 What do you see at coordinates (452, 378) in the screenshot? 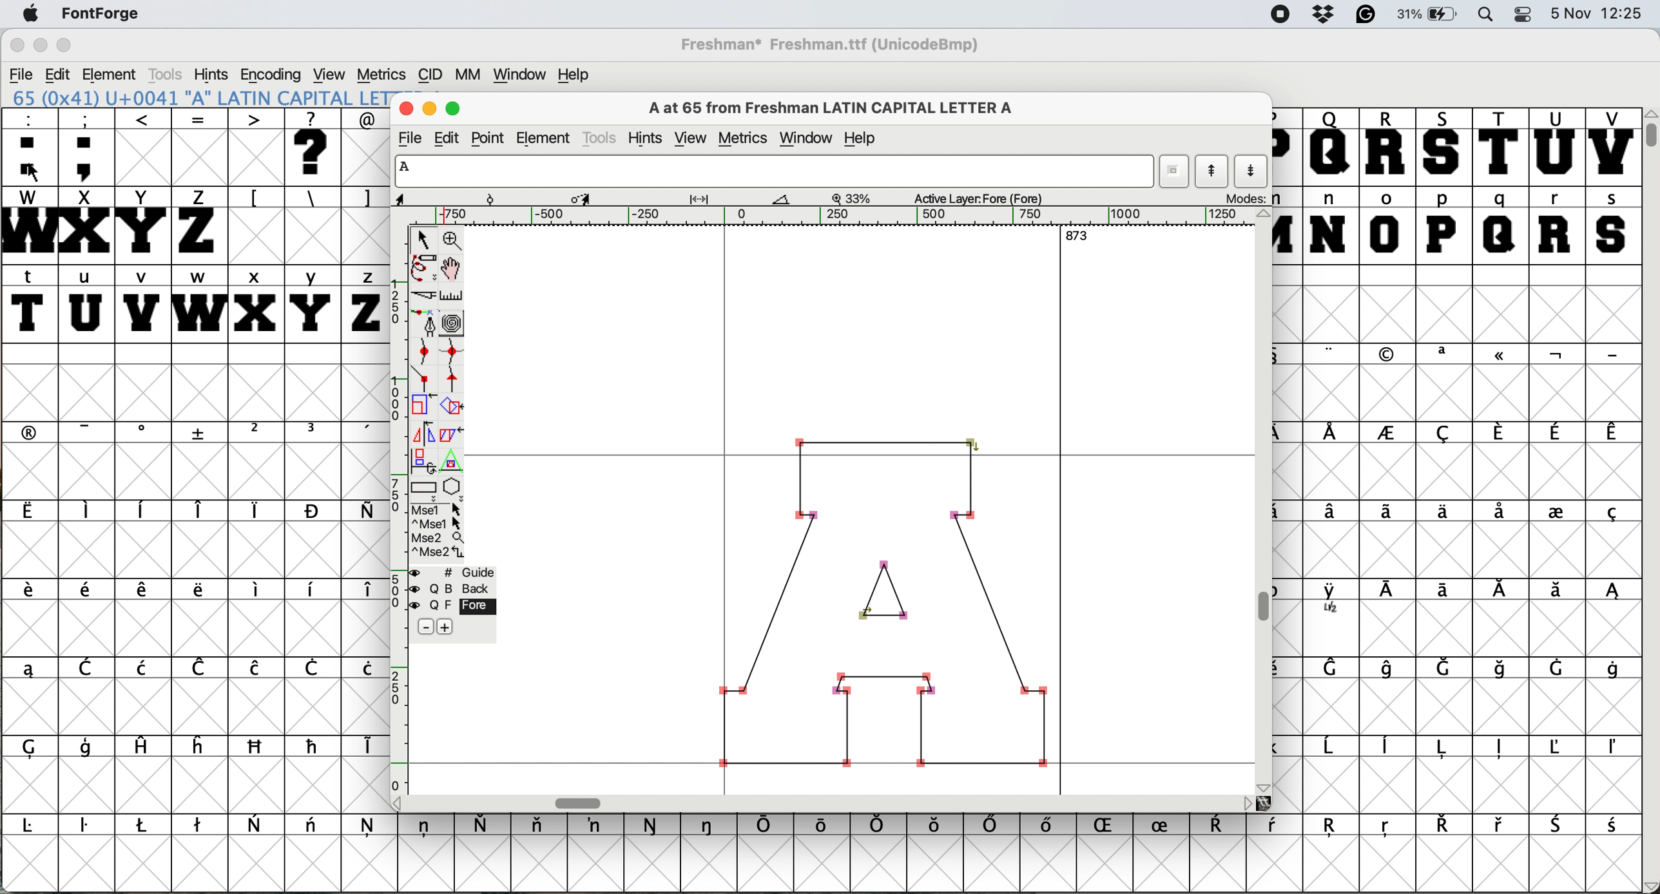
I see `add a tangent point` at bounding box center [452, 378].